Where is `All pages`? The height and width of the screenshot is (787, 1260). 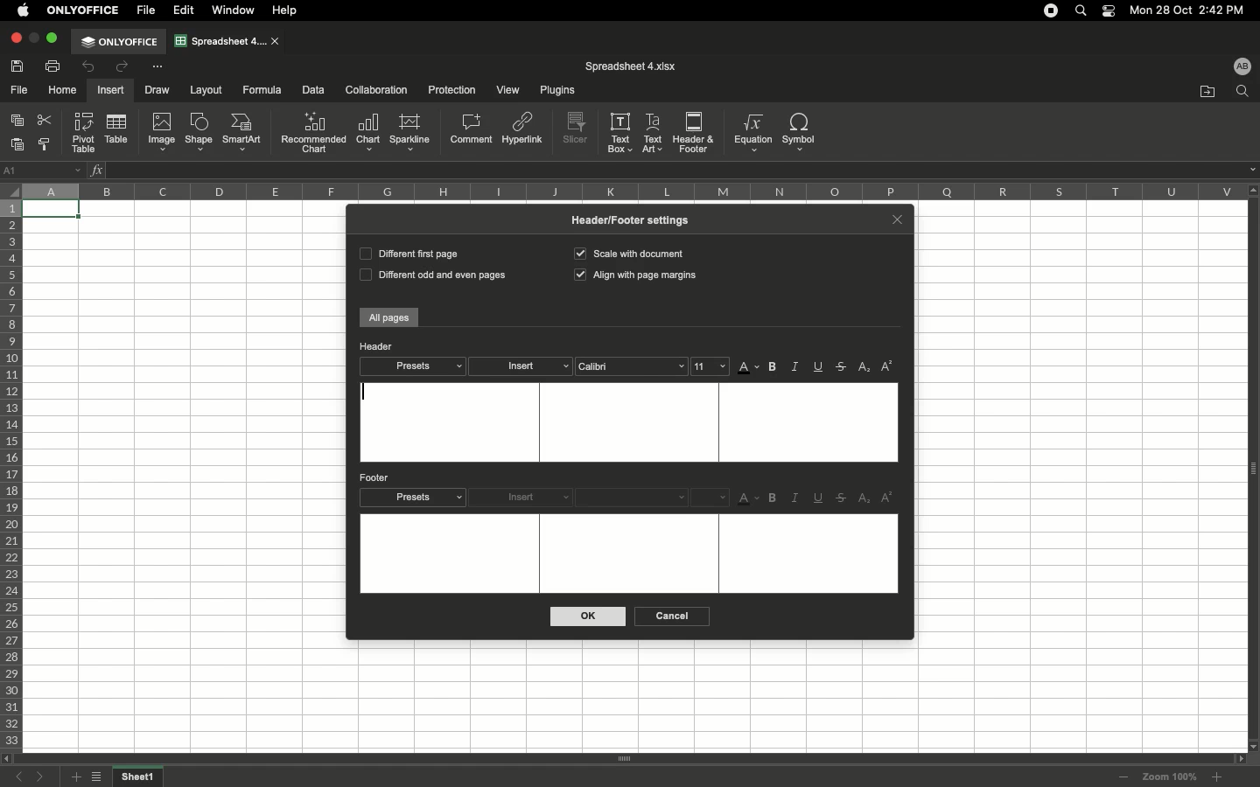
All pages is located at coordinates (389, 318).